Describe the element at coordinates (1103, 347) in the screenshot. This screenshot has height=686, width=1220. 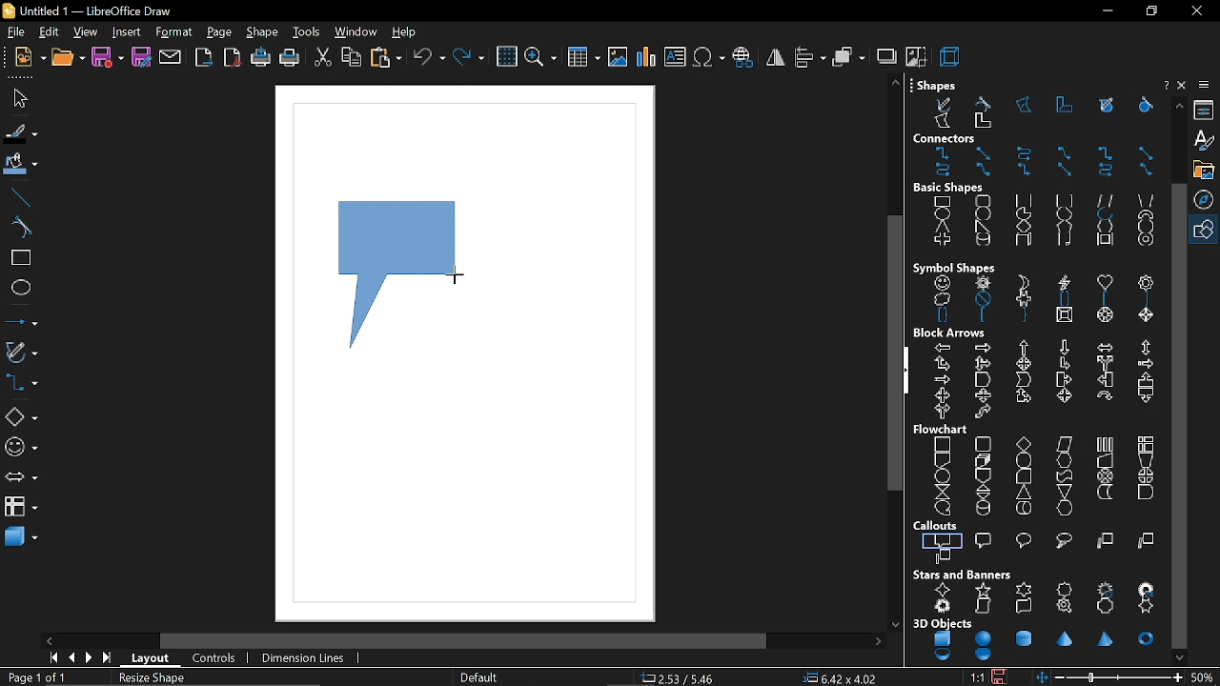
I see `left and right arrow` at that location.